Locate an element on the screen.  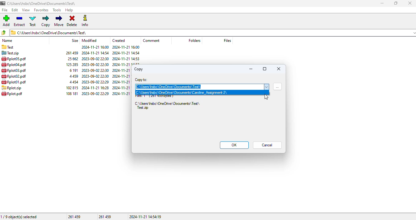
edit is located at coordinates (15, 10).